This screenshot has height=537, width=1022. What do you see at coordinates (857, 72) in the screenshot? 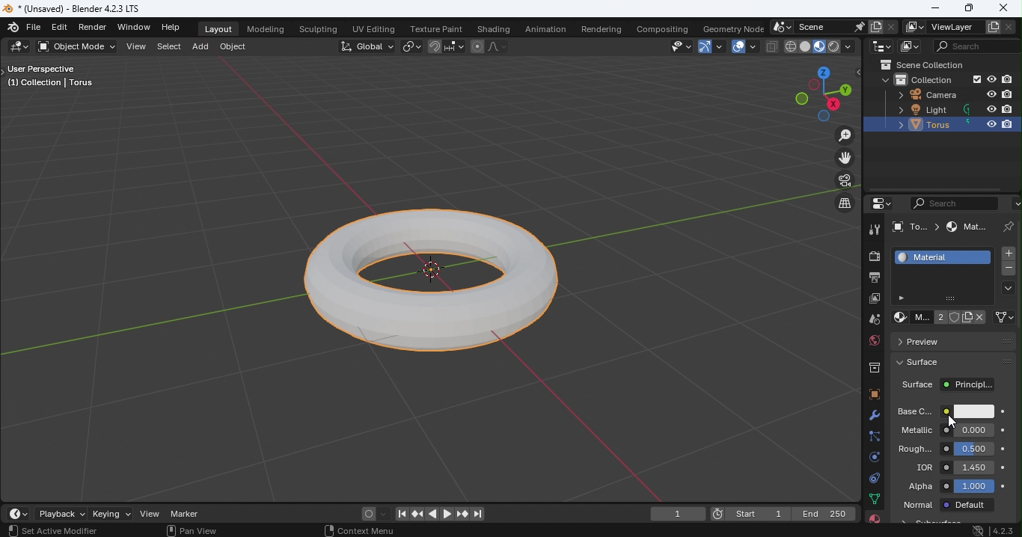
I see `Toggle tree view` at bounding box center [857, 72].